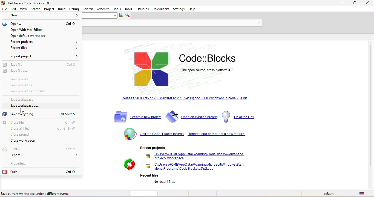 This screenshot has width=374, height=197. Describe the element at coordinates (88, 8) in the screenshot. I see `fortran` at that location.